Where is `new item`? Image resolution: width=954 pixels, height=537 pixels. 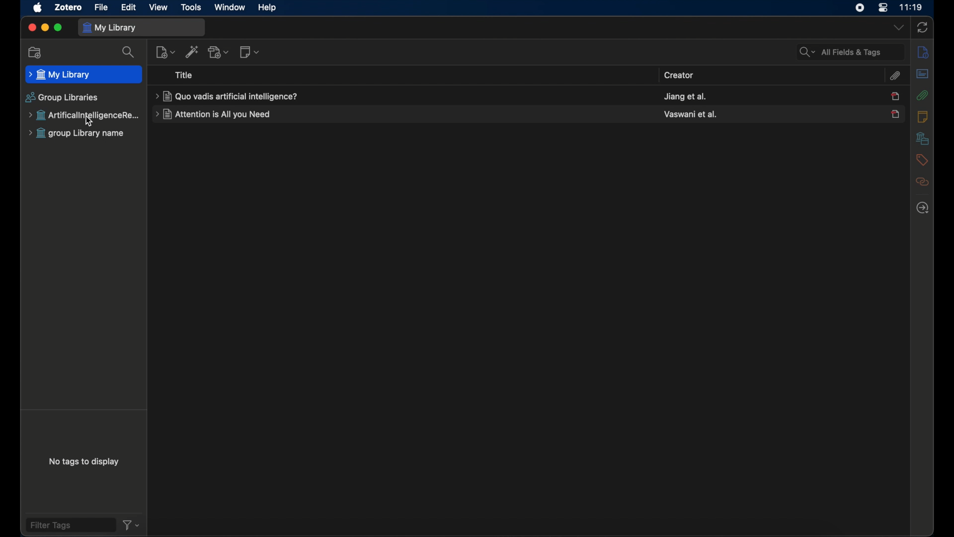
new item is located at coordinates (165, 52).